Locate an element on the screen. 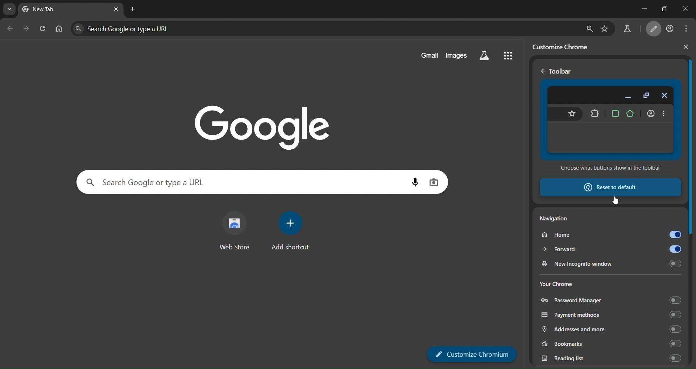  forward is located at coordinates (609, 249).